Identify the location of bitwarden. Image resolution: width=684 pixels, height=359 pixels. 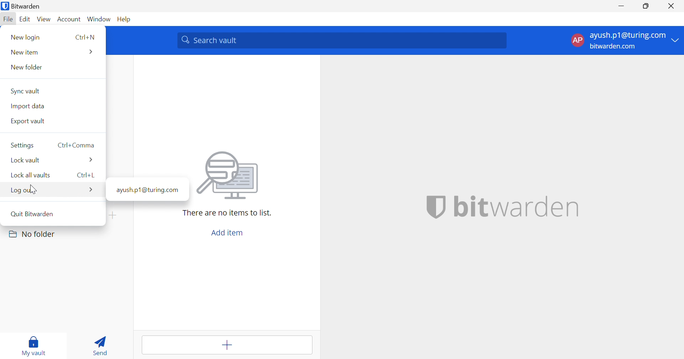
(518, 206).